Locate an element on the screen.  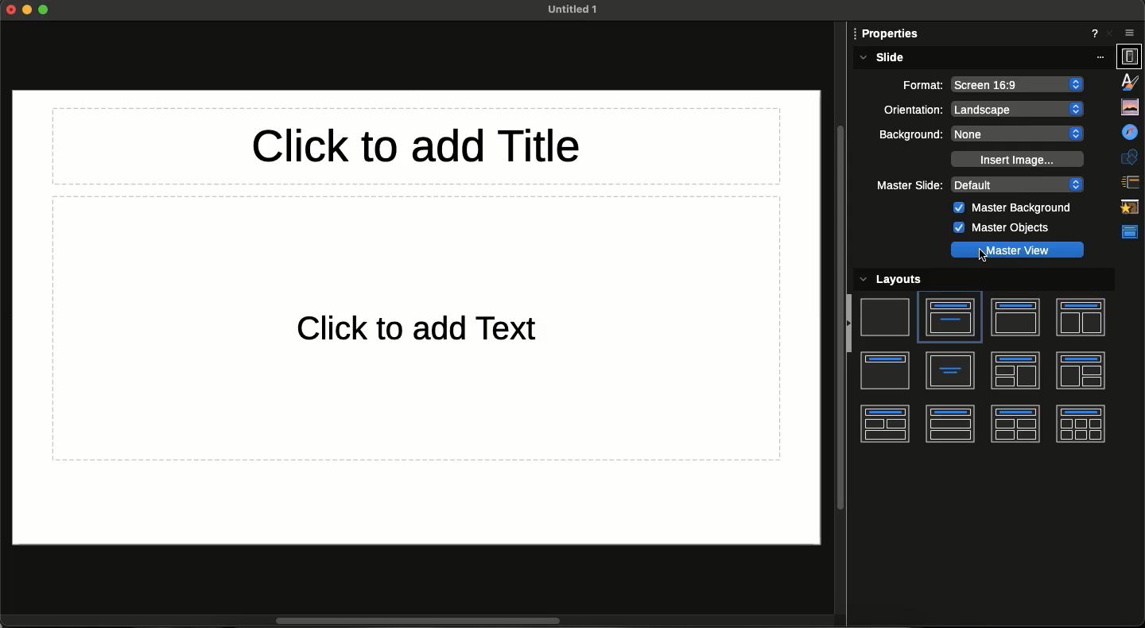
Minimize is located at coordinates (28, 11).